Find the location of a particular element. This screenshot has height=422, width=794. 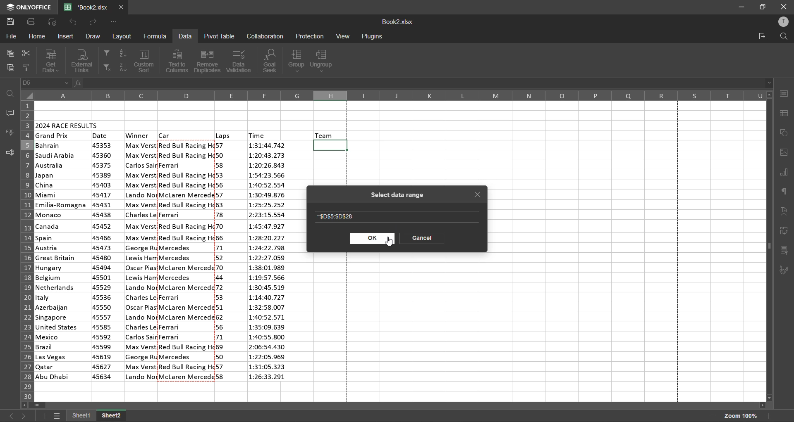

cursor is located at coordinates (389, 243).